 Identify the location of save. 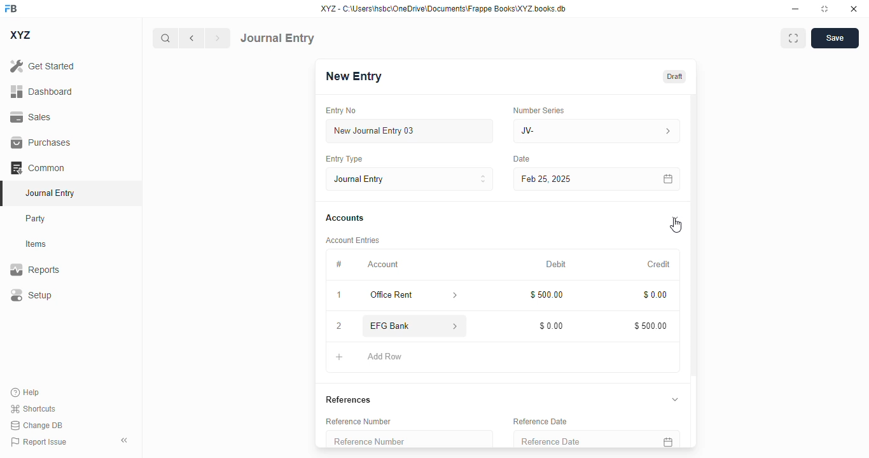
(835, 38).